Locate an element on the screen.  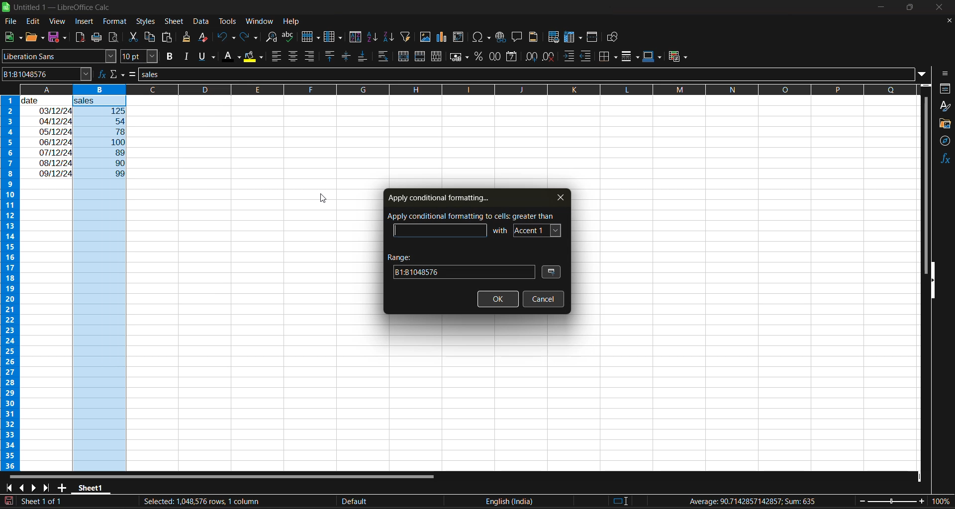
delete decimal place is located at coordinates (549, 58).